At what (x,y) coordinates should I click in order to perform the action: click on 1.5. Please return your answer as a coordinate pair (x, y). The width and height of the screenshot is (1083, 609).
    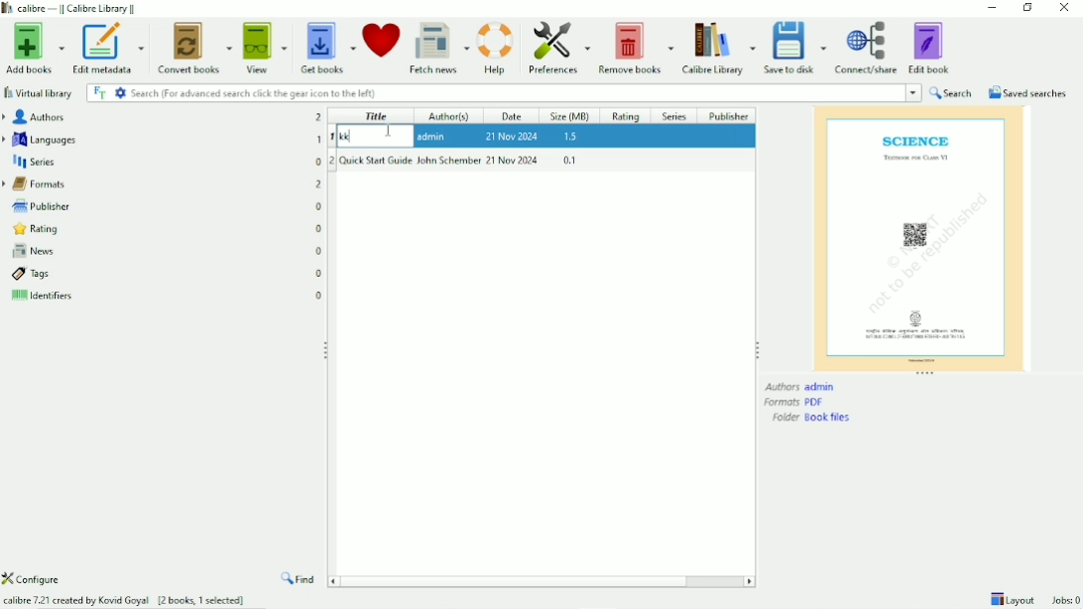
    Looking at the image, I should click on (571, 137).